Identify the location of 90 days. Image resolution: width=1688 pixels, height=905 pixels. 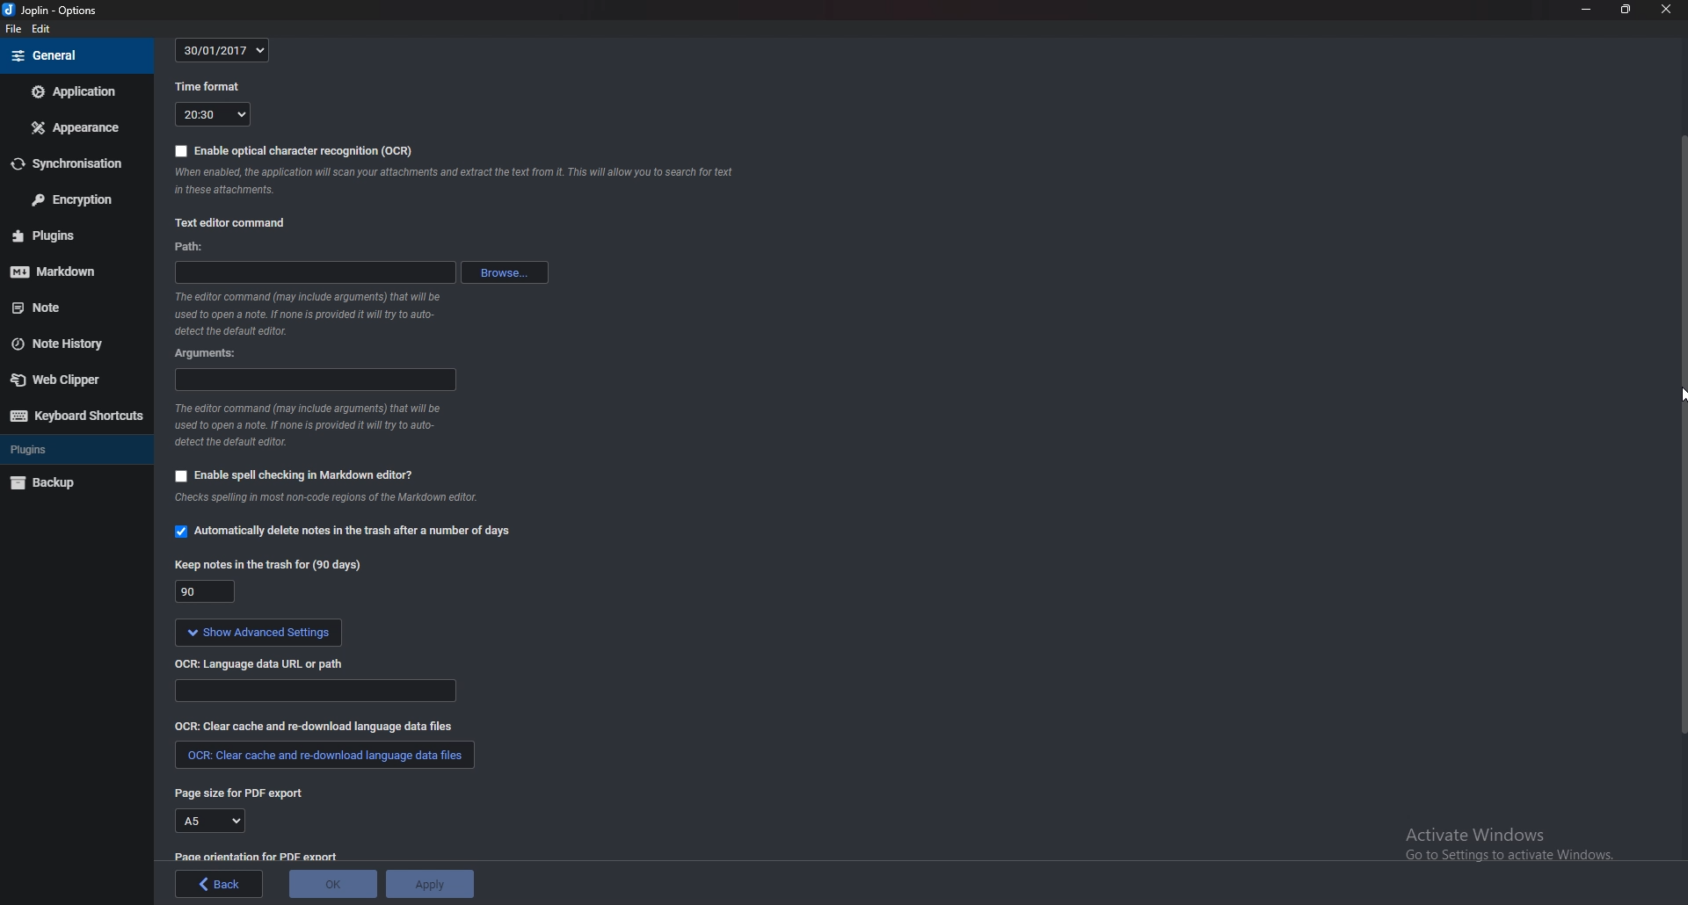
(205, 591).